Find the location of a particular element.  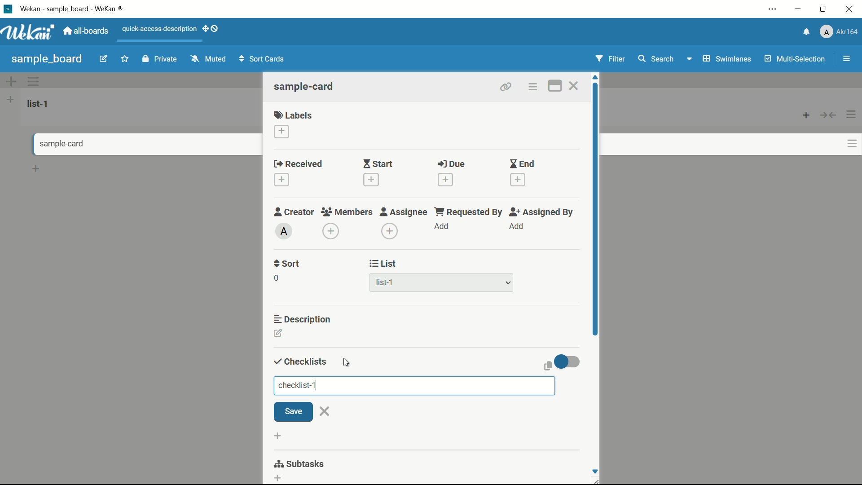

requested by is located at coordinates (469, 212).